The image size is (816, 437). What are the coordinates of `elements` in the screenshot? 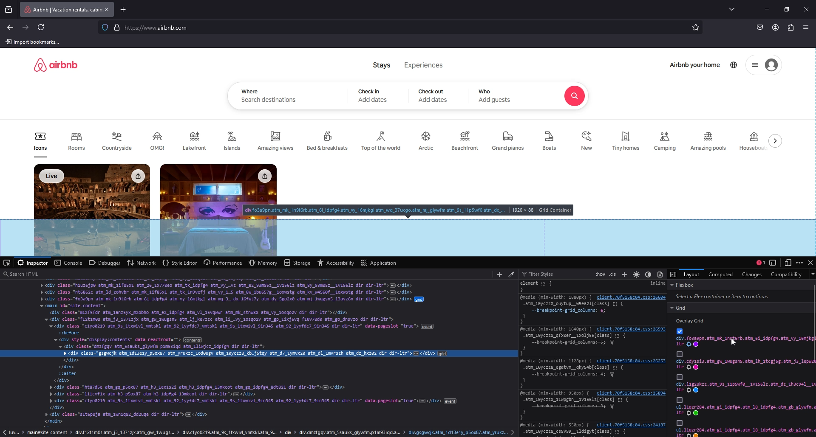 It's located at (573, 313).